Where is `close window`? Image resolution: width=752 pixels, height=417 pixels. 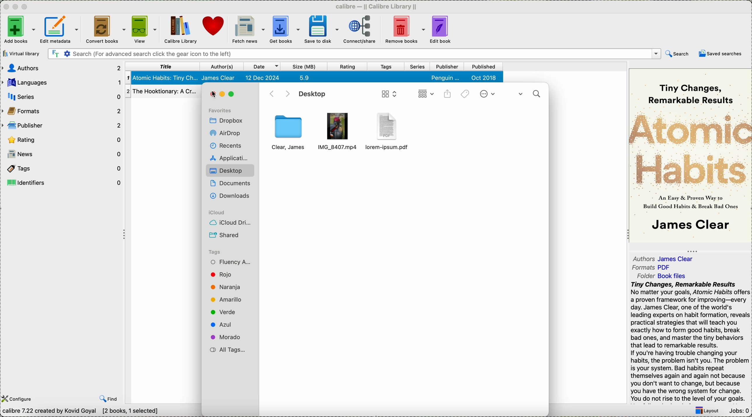
close window is located at coordinates (212, 95).